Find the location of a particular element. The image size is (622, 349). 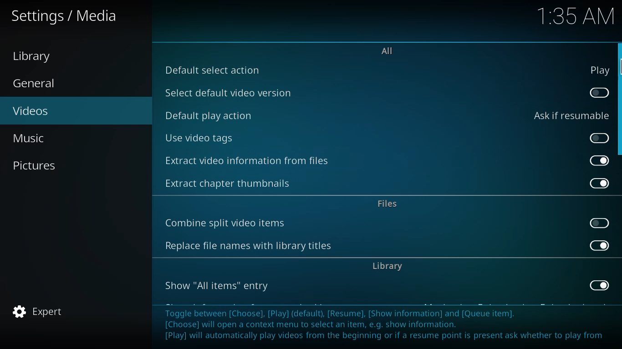

enabled is located at coordinates (599, 184).